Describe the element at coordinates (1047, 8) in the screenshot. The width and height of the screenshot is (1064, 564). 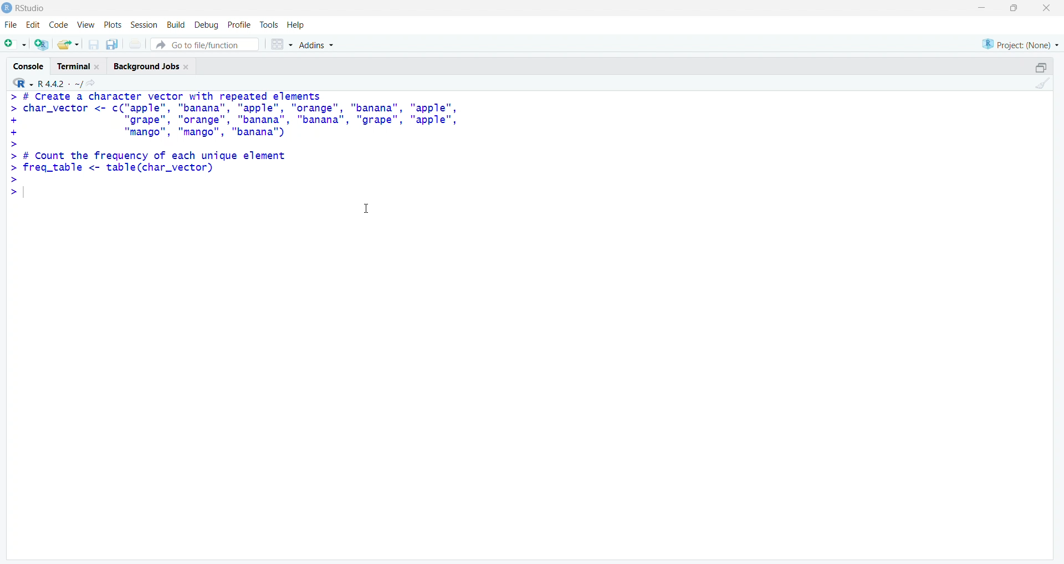
I see `Close` at that location.